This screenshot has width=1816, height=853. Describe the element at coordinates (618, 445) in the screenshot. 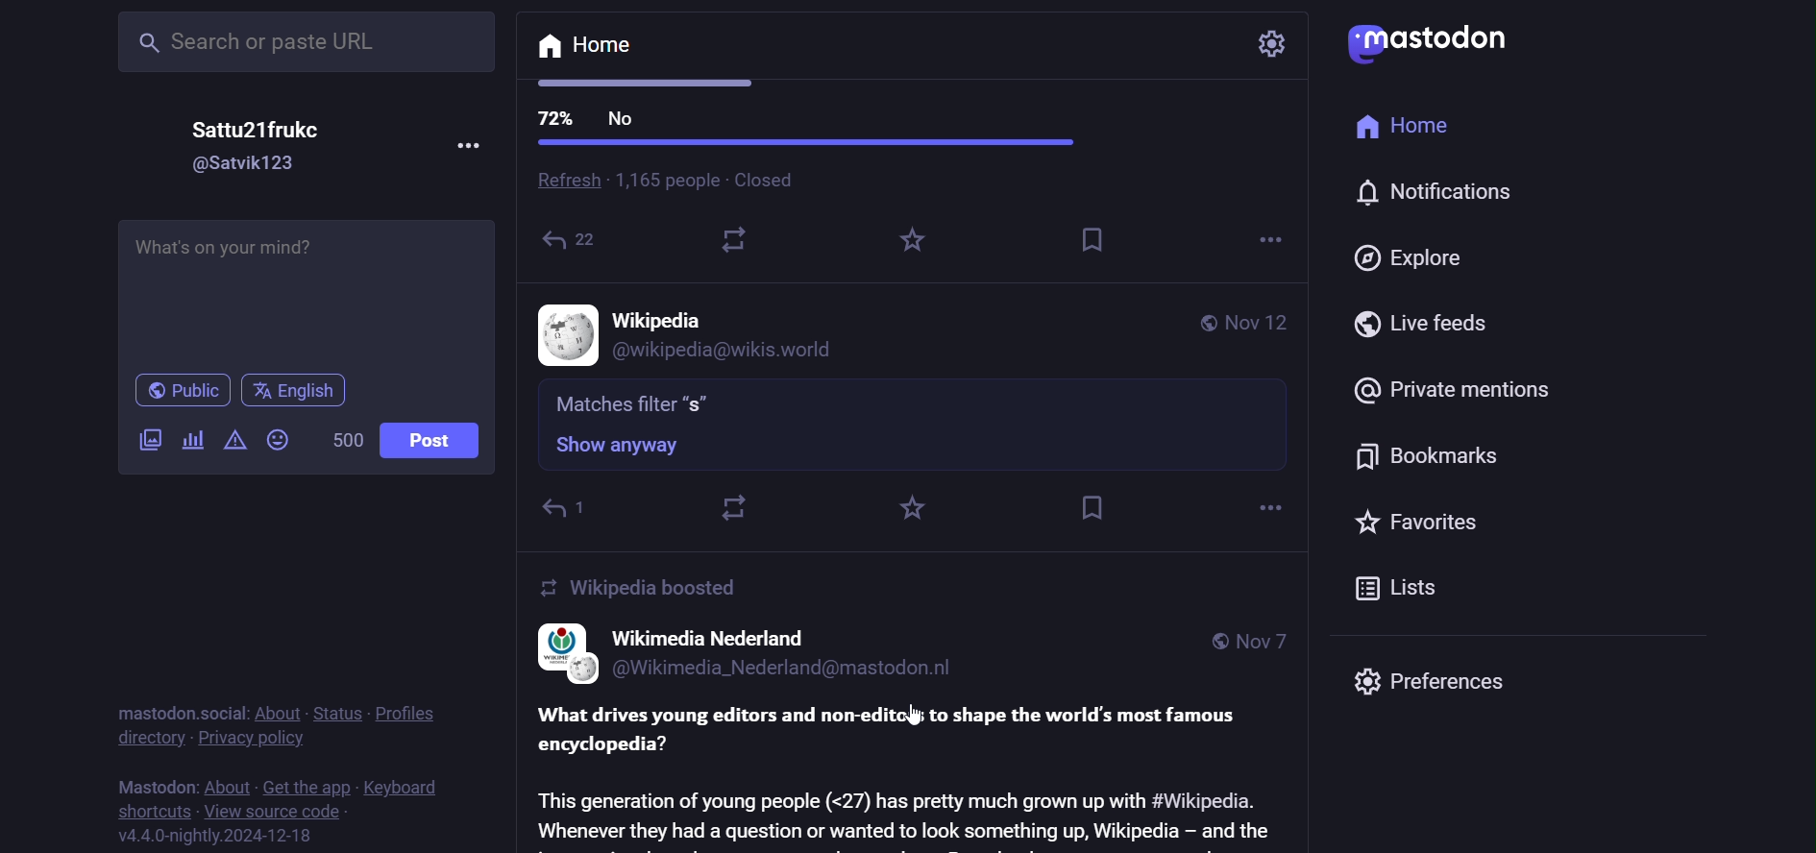

I see `Show anyway` at that location.